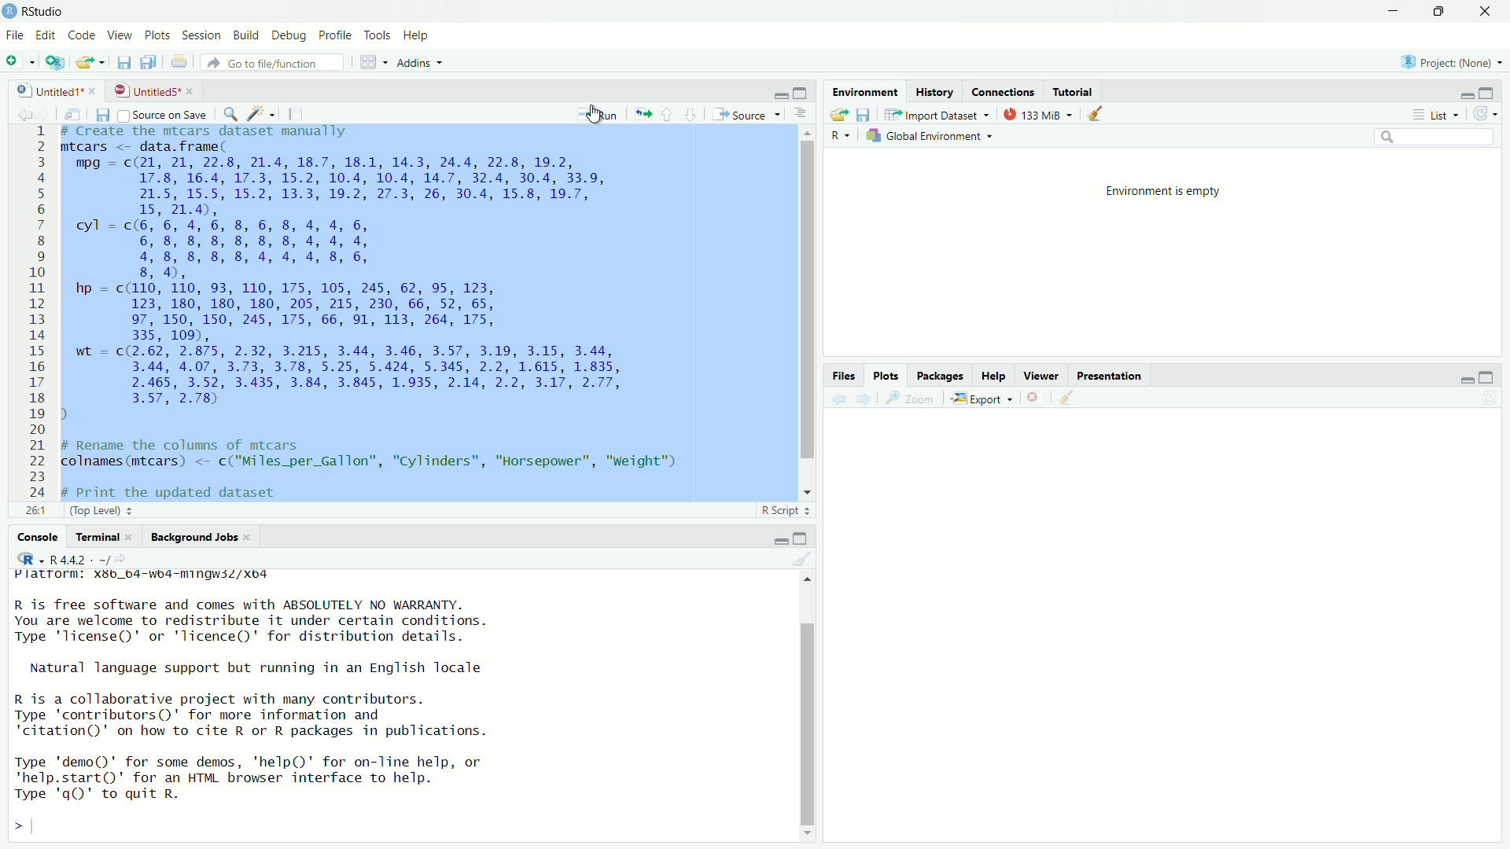 The height and width of the screenshot is (849, 1510). What do you see at coordinates (51, 90) in the screenshot?
I see `| Untitled 1*` at bounding box center [51, 90].